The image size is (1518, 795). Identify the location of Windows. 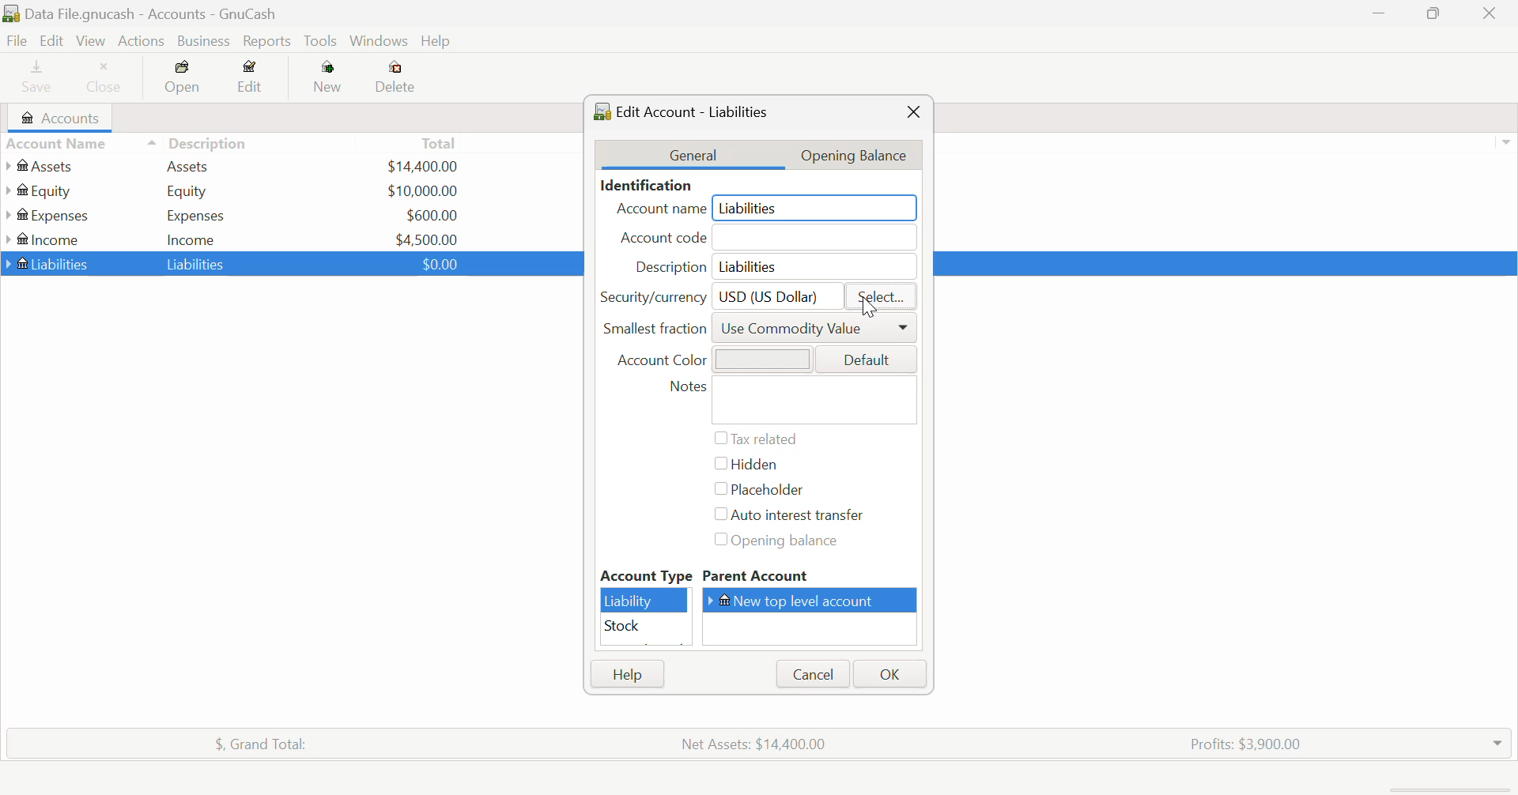
(379, 43).